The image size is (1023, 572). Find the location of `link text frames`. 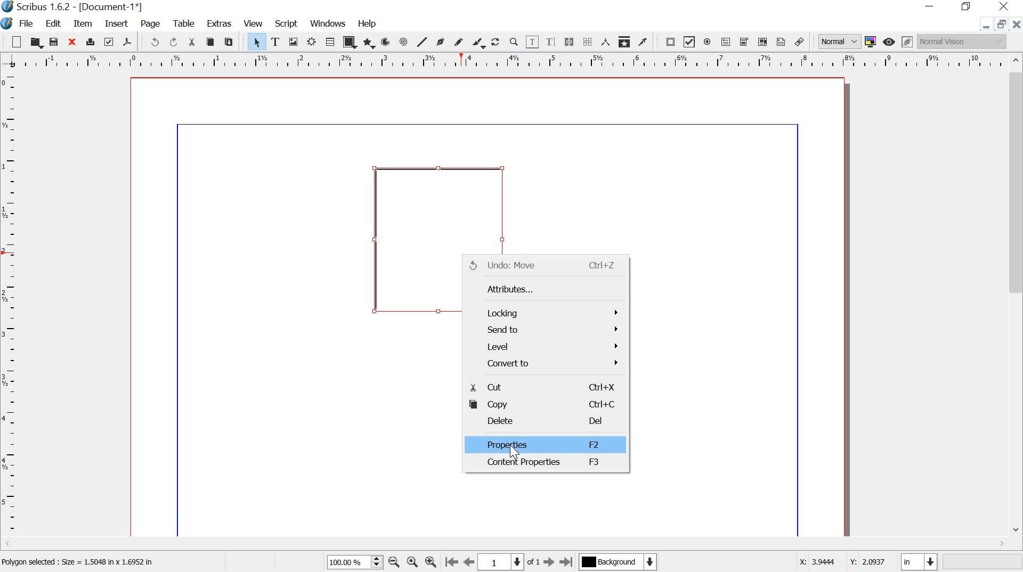

link text frames is located at coordinates (569, 42).